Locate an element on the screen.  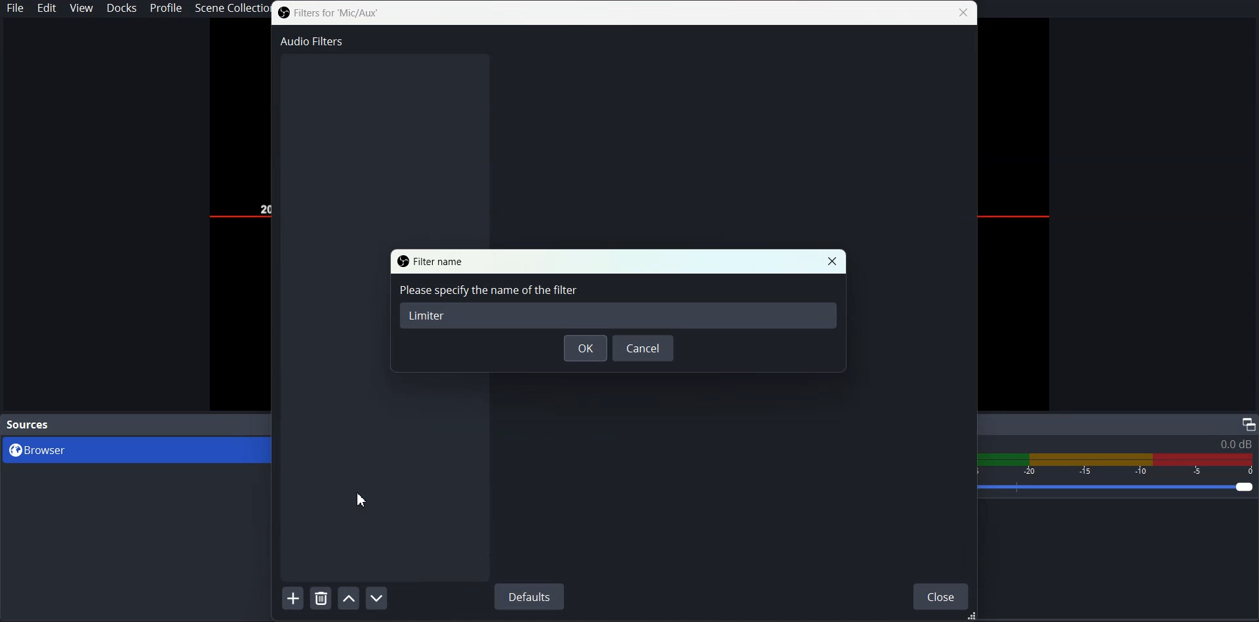
Maximize is located at coordinates (1248, 424).